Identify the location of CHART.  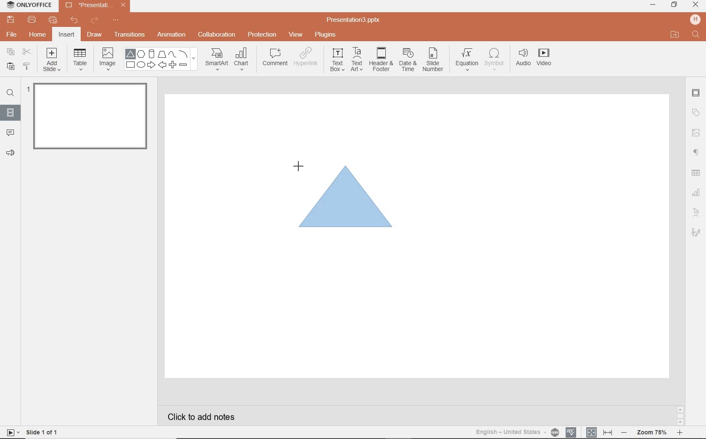
(242, 60).